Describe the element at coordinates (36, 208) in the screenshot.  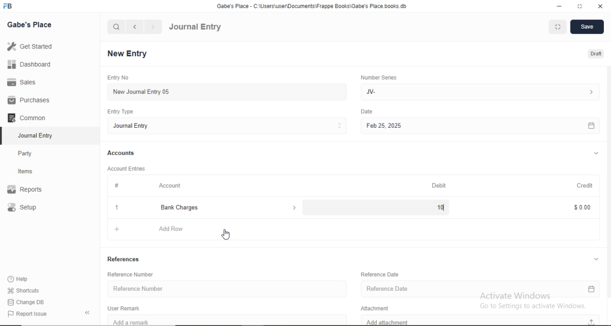
I see `Setup` at that location.